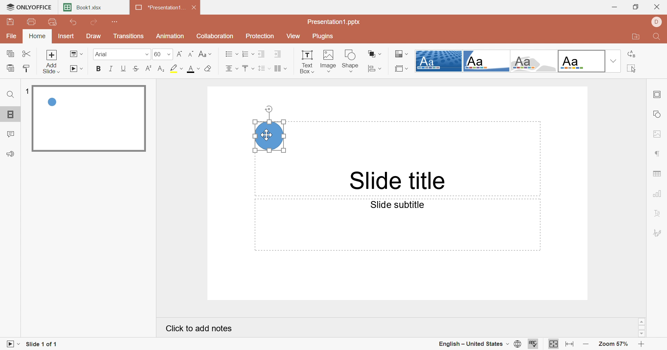 The image size is (667, 350). Describe the element at coordinates (215, 35) in the screenshot. I see `Collaboration` at that location.